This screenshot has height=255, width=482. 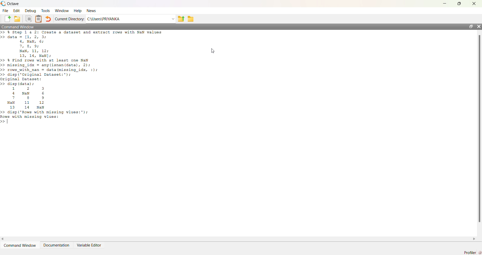 I want to click on Variable Editor, so click(x=89, y=245).